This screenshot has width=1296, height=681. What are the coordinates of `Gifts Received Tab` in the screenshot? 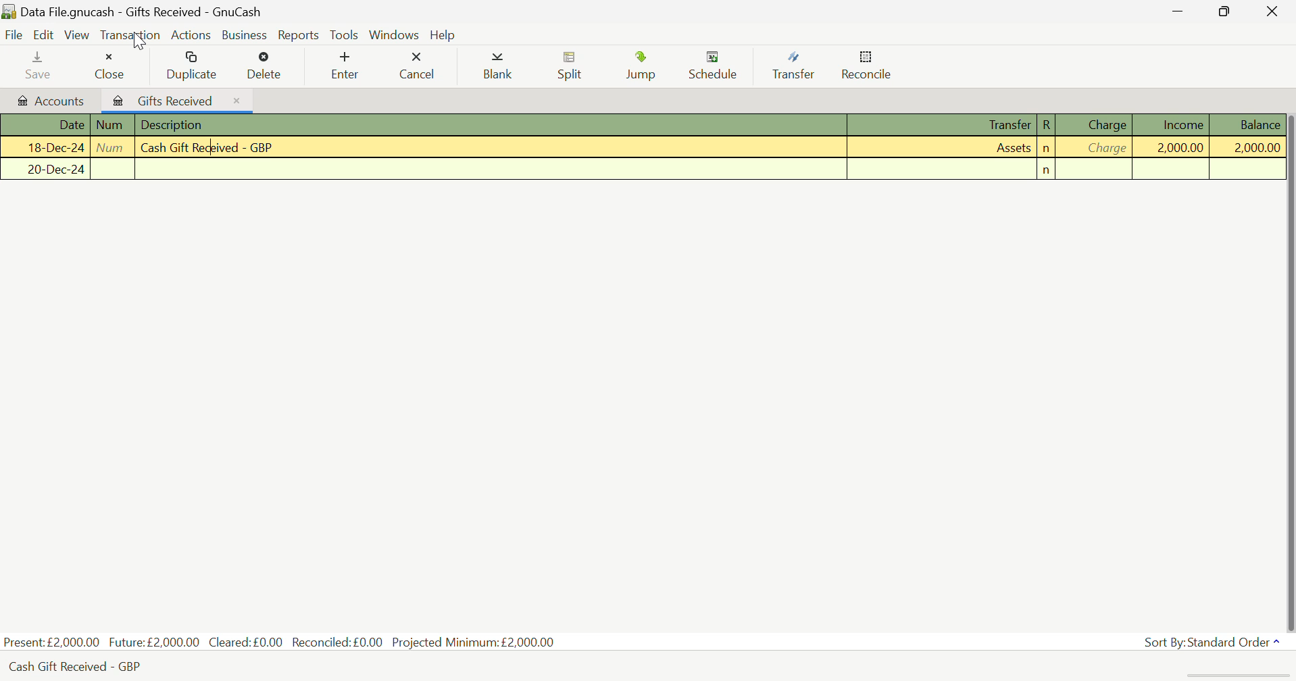 It's located at (178, 99).